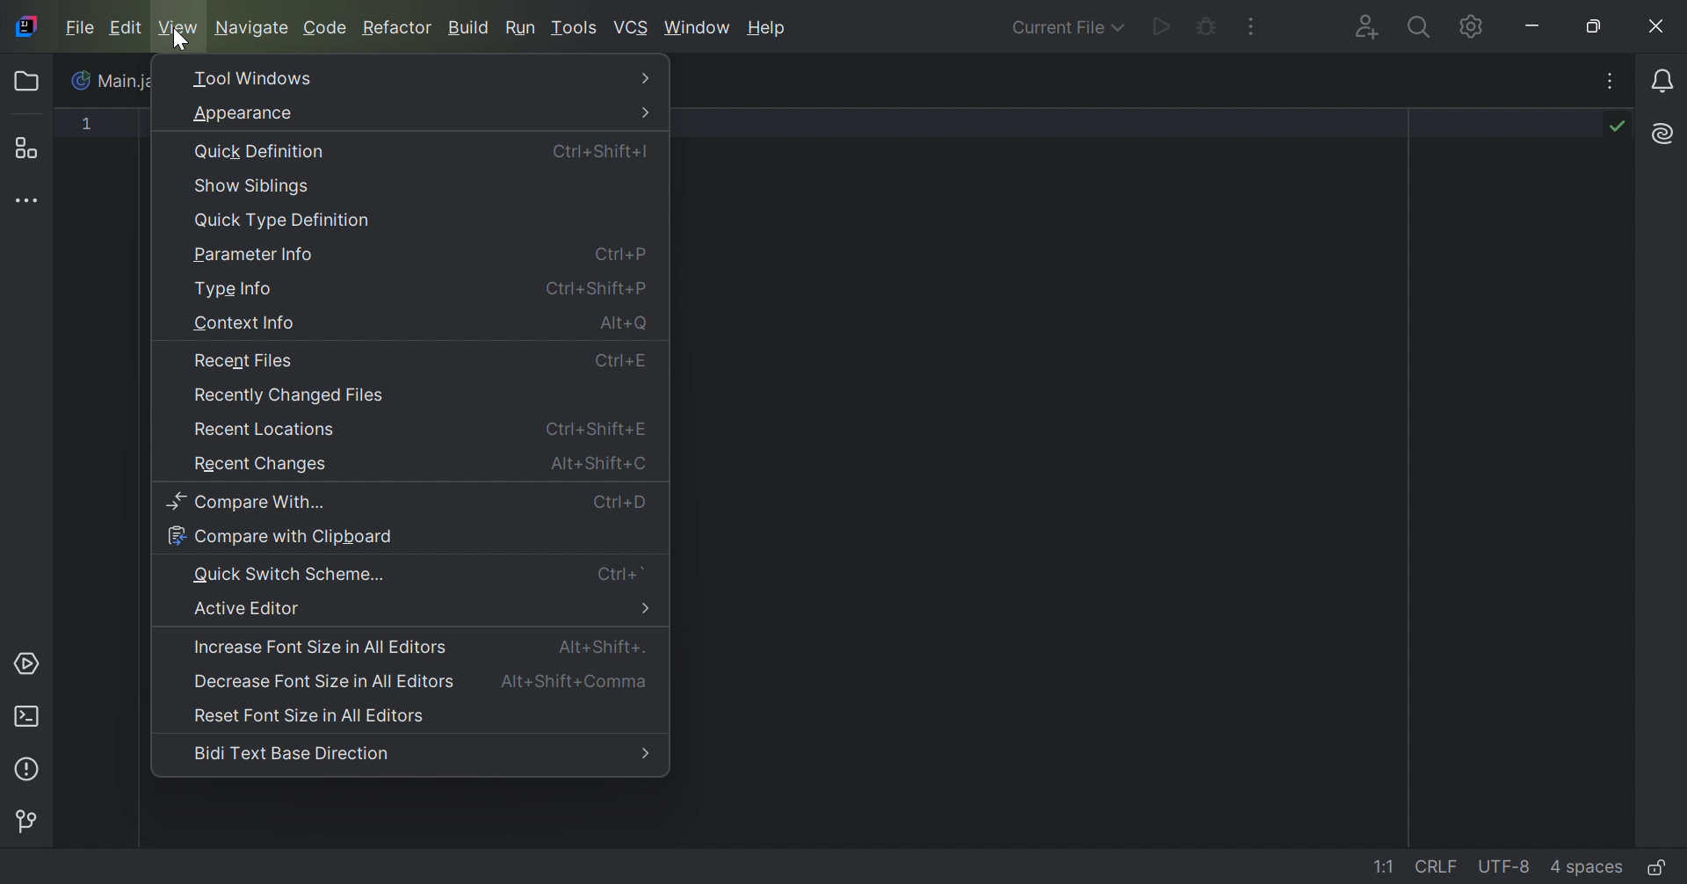 The image size is (1687, 884). What do you see at coordinates (258, 467) in the screenshot?
I see `Recent Changes` at bounding box center [258, 467].